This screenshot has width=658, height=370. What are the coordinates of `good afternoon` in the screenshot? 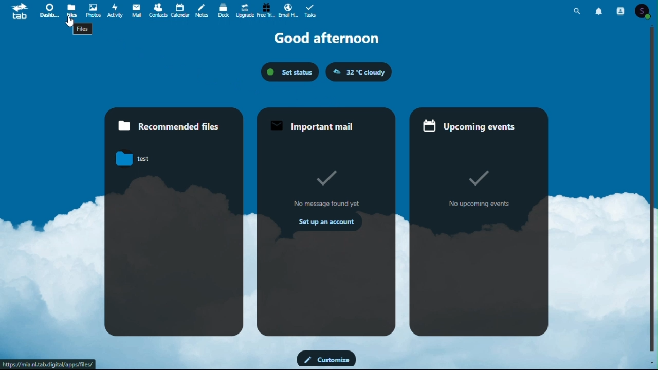 It's located at (328, 39).